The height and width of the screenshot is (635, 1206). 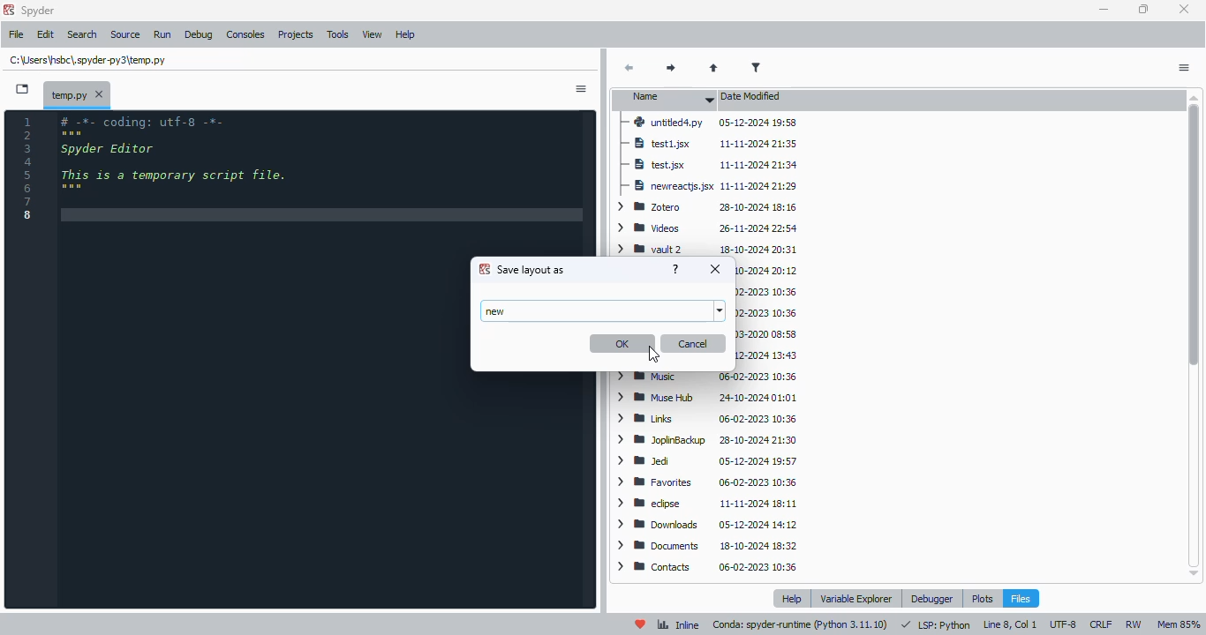 What do you see at coordinates (46, 35) in the screenshot?
I see `edit` at bounding box center [46, 35].